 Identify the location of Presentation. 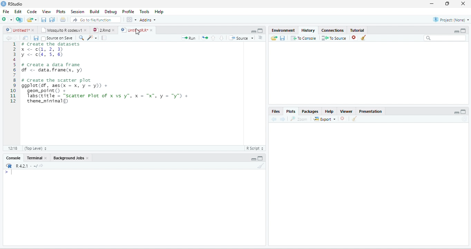
(371, 111).